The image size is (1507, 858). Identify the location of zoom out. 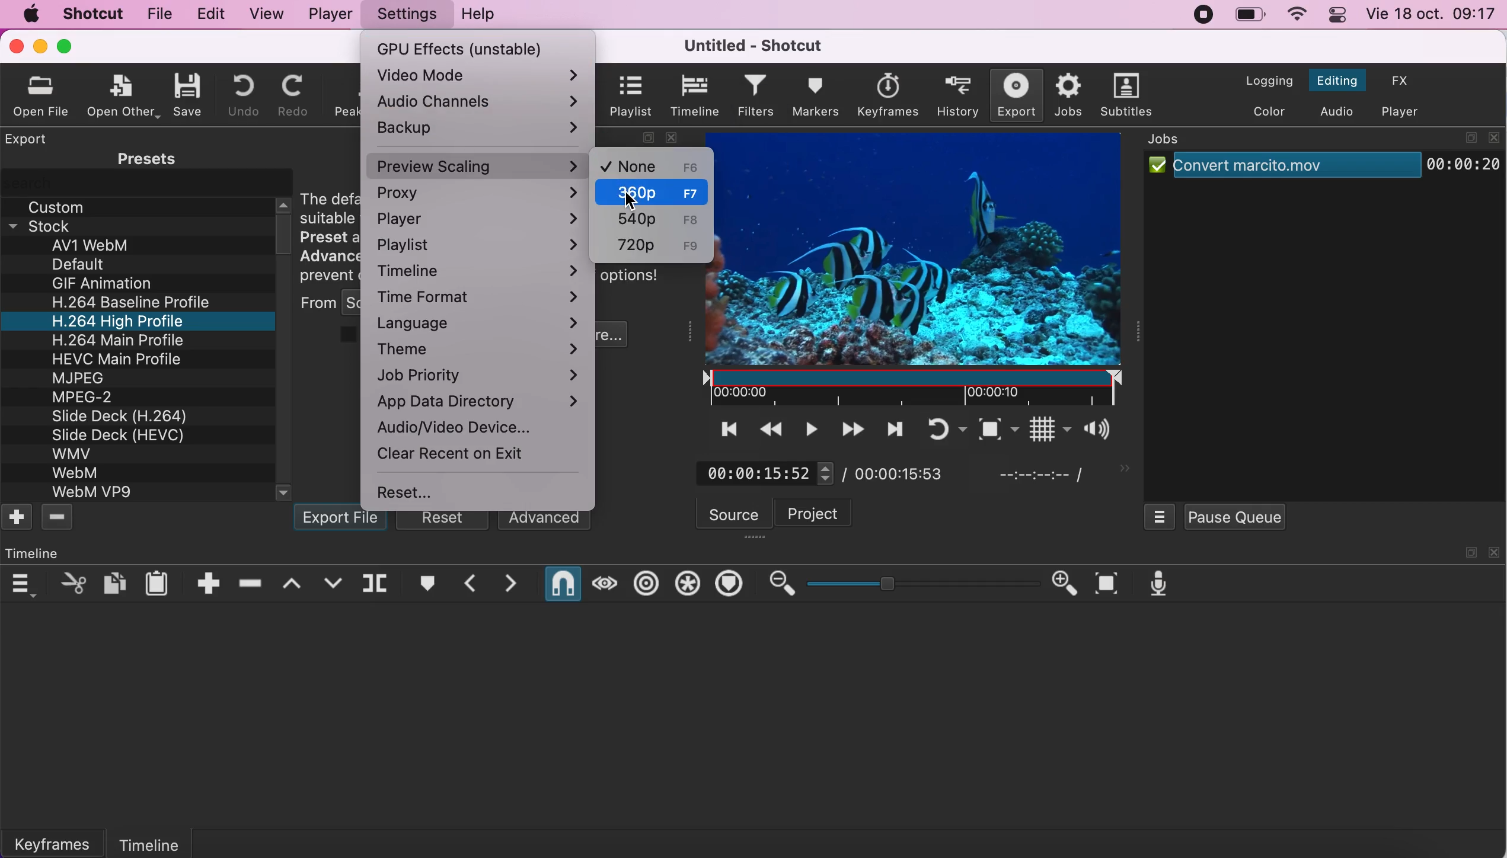
(780, 584).